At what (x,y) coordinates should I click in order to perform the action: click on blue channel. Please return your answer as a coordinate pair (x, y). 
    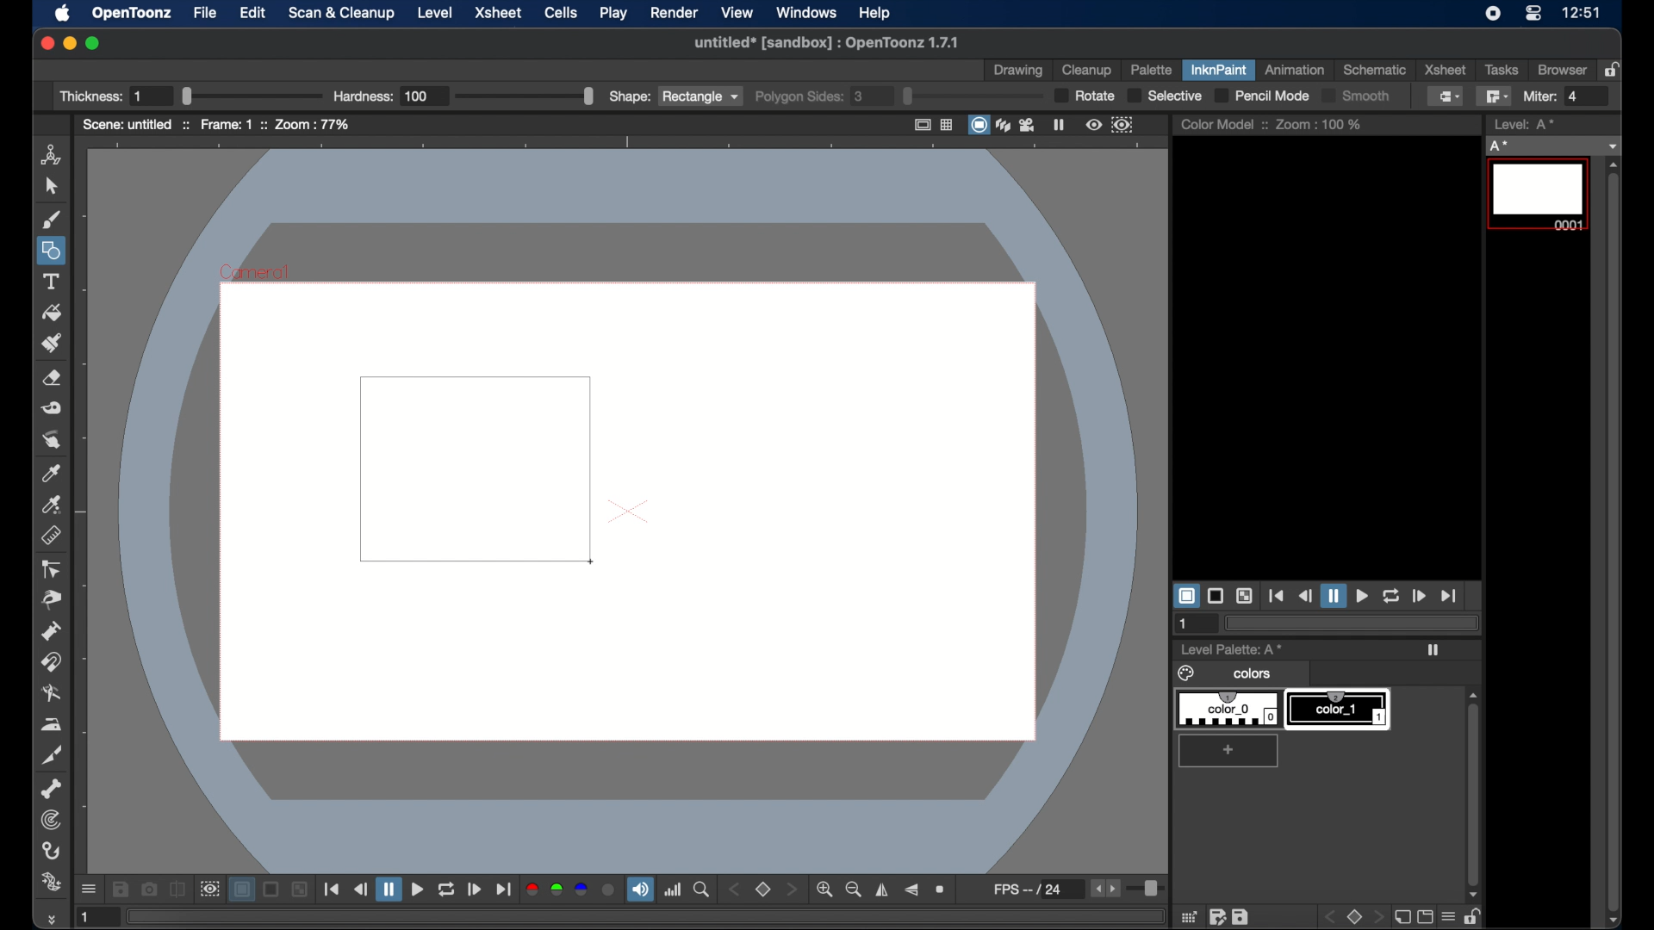
    Looking at the image, I should click on (581, 889).